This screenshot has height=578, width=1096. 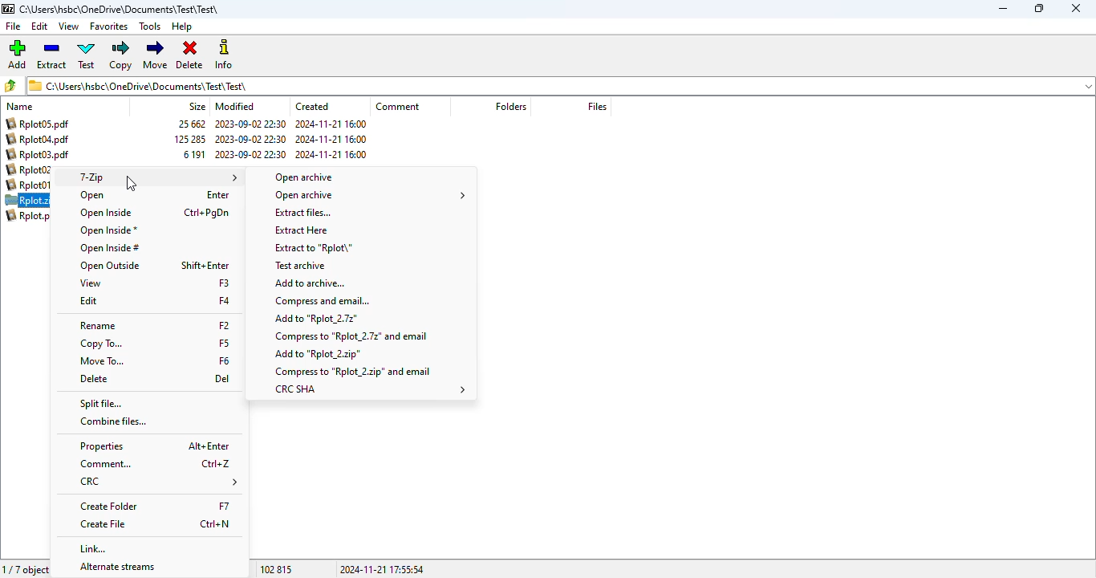 What do you see at coordinates (194, 155) in the screenshot?
I see `6 191` at bounding box center [194, 155].